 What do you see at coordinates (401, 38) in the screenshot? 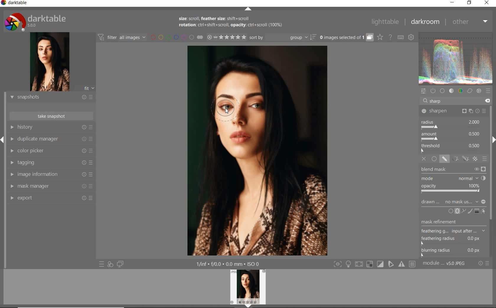
I see `set keyboard shortcuts` at bounding box center [401, 38].